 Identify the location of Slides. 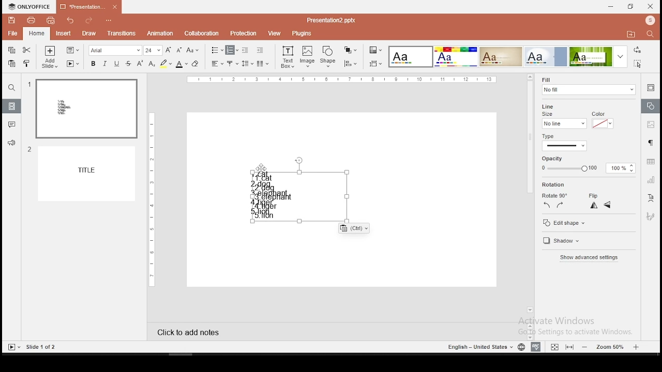
(32, 347).